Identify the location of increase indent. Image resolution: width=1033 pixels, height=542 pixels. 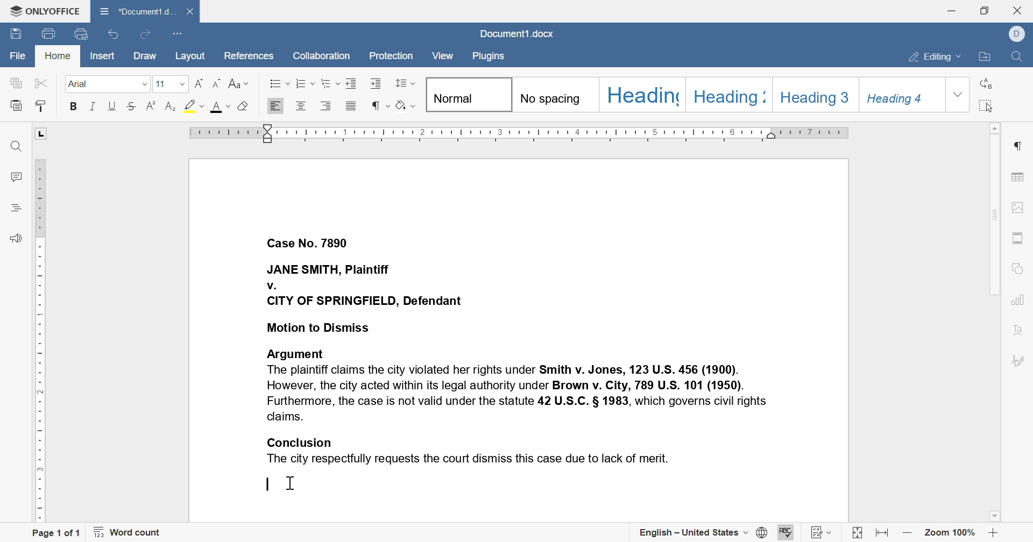
(377, 83).